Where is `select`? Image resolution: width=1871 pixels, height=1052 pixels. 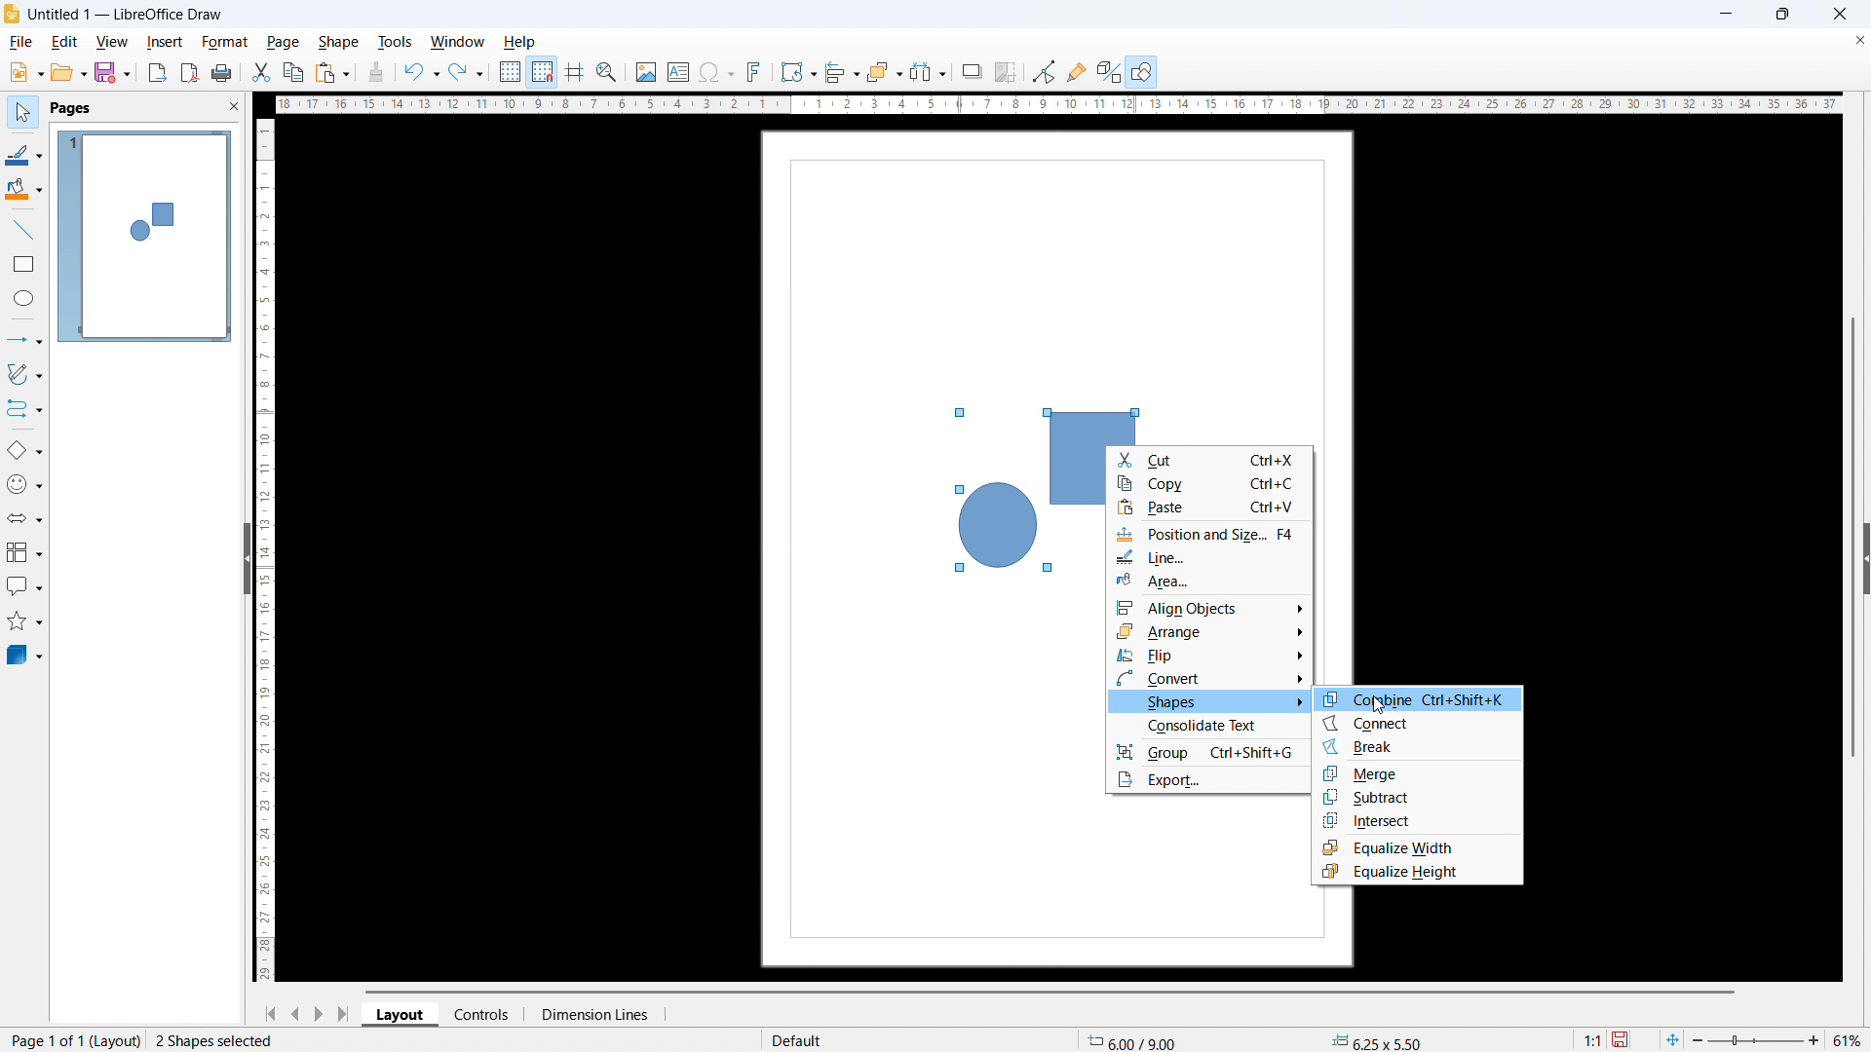 select is located at coordinates (22, 113).